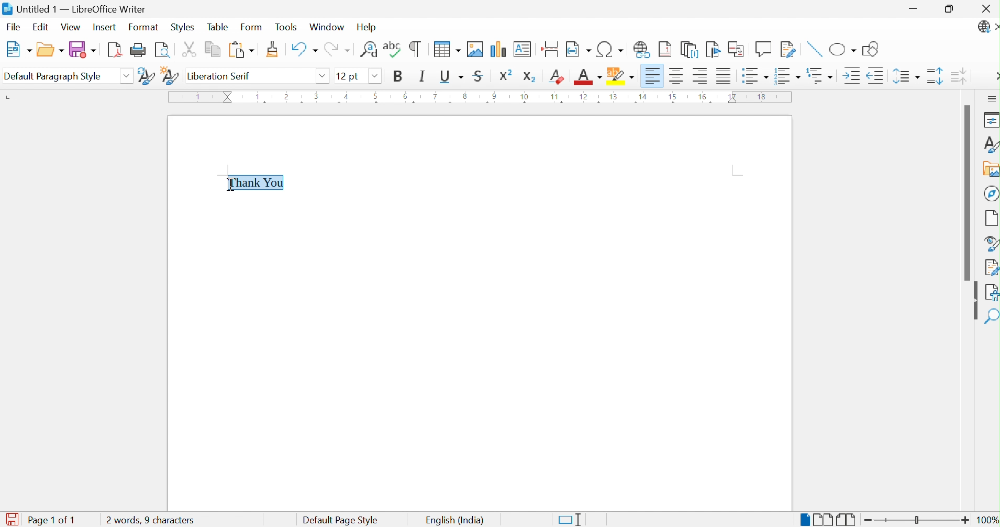 Image resolution: width=1000 pixels, height=527 pixels. What do you see at coordinates (992, 318) in the screenshot?
I see `Find` at bounding box center [992, 318].